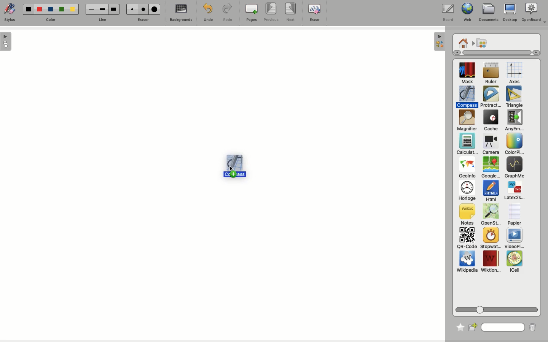 This screenshot has width=548, height=342. What do you see at coordinates (467, 191) in the screenshot?
I see `Horloge` at bounding box center [467, 191].